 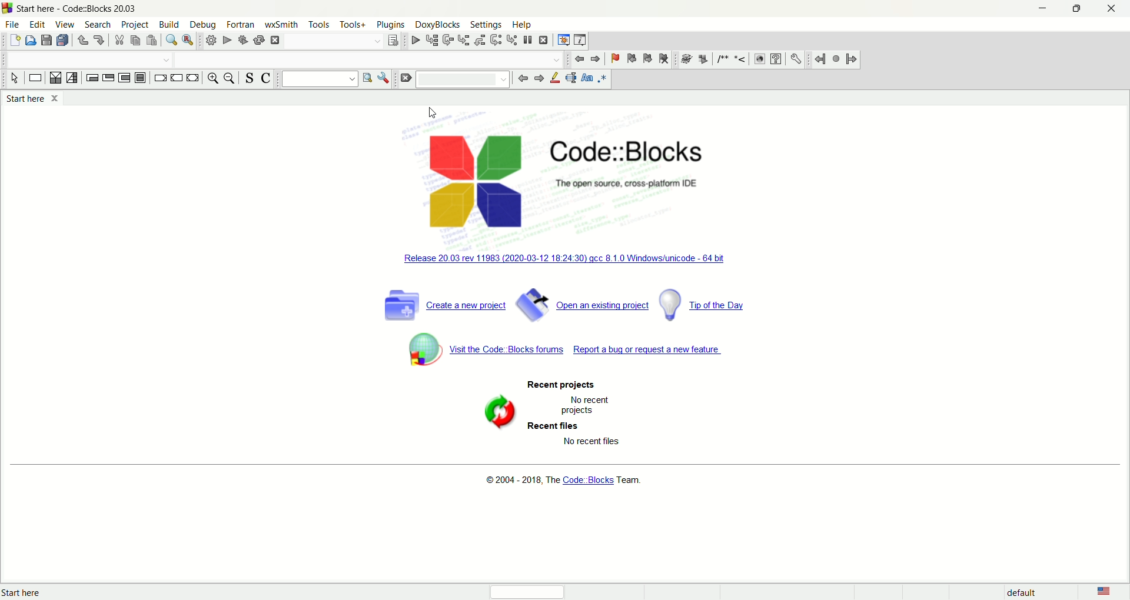 What do you see at coordinates (508, 352) in the screenshot?
I see `visit the code` at bounding box center [508, 352].